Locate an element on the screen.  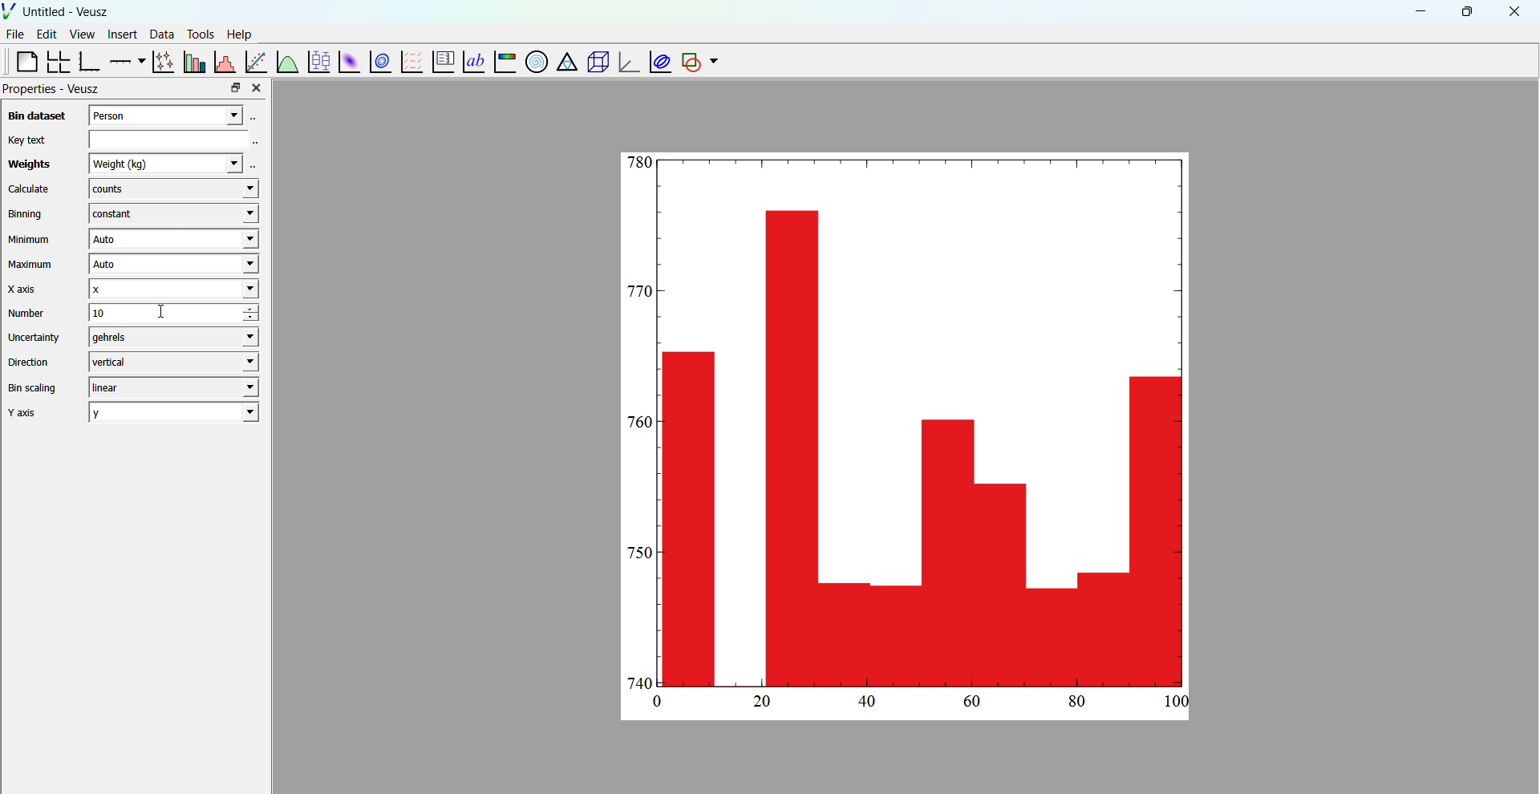
view is located at coordinates (82, 36).